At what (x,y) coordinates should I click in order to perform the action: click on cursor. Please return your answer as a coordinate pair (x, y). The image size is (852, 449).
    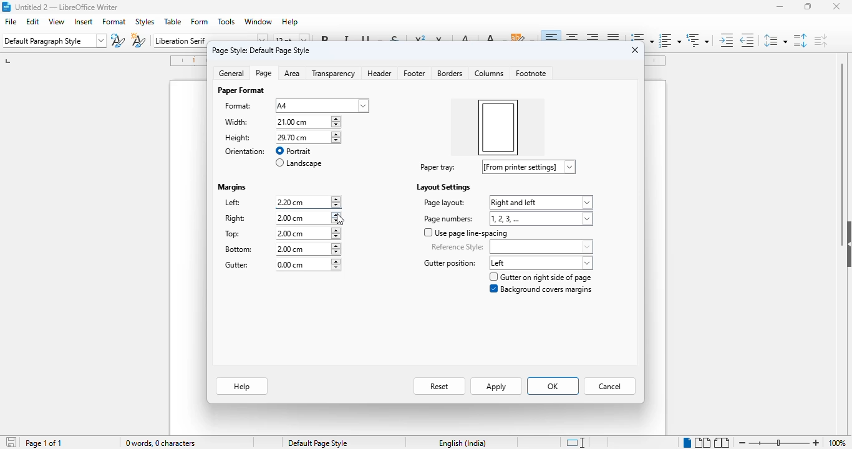
    Looking at the image, I should click on (341, 220).